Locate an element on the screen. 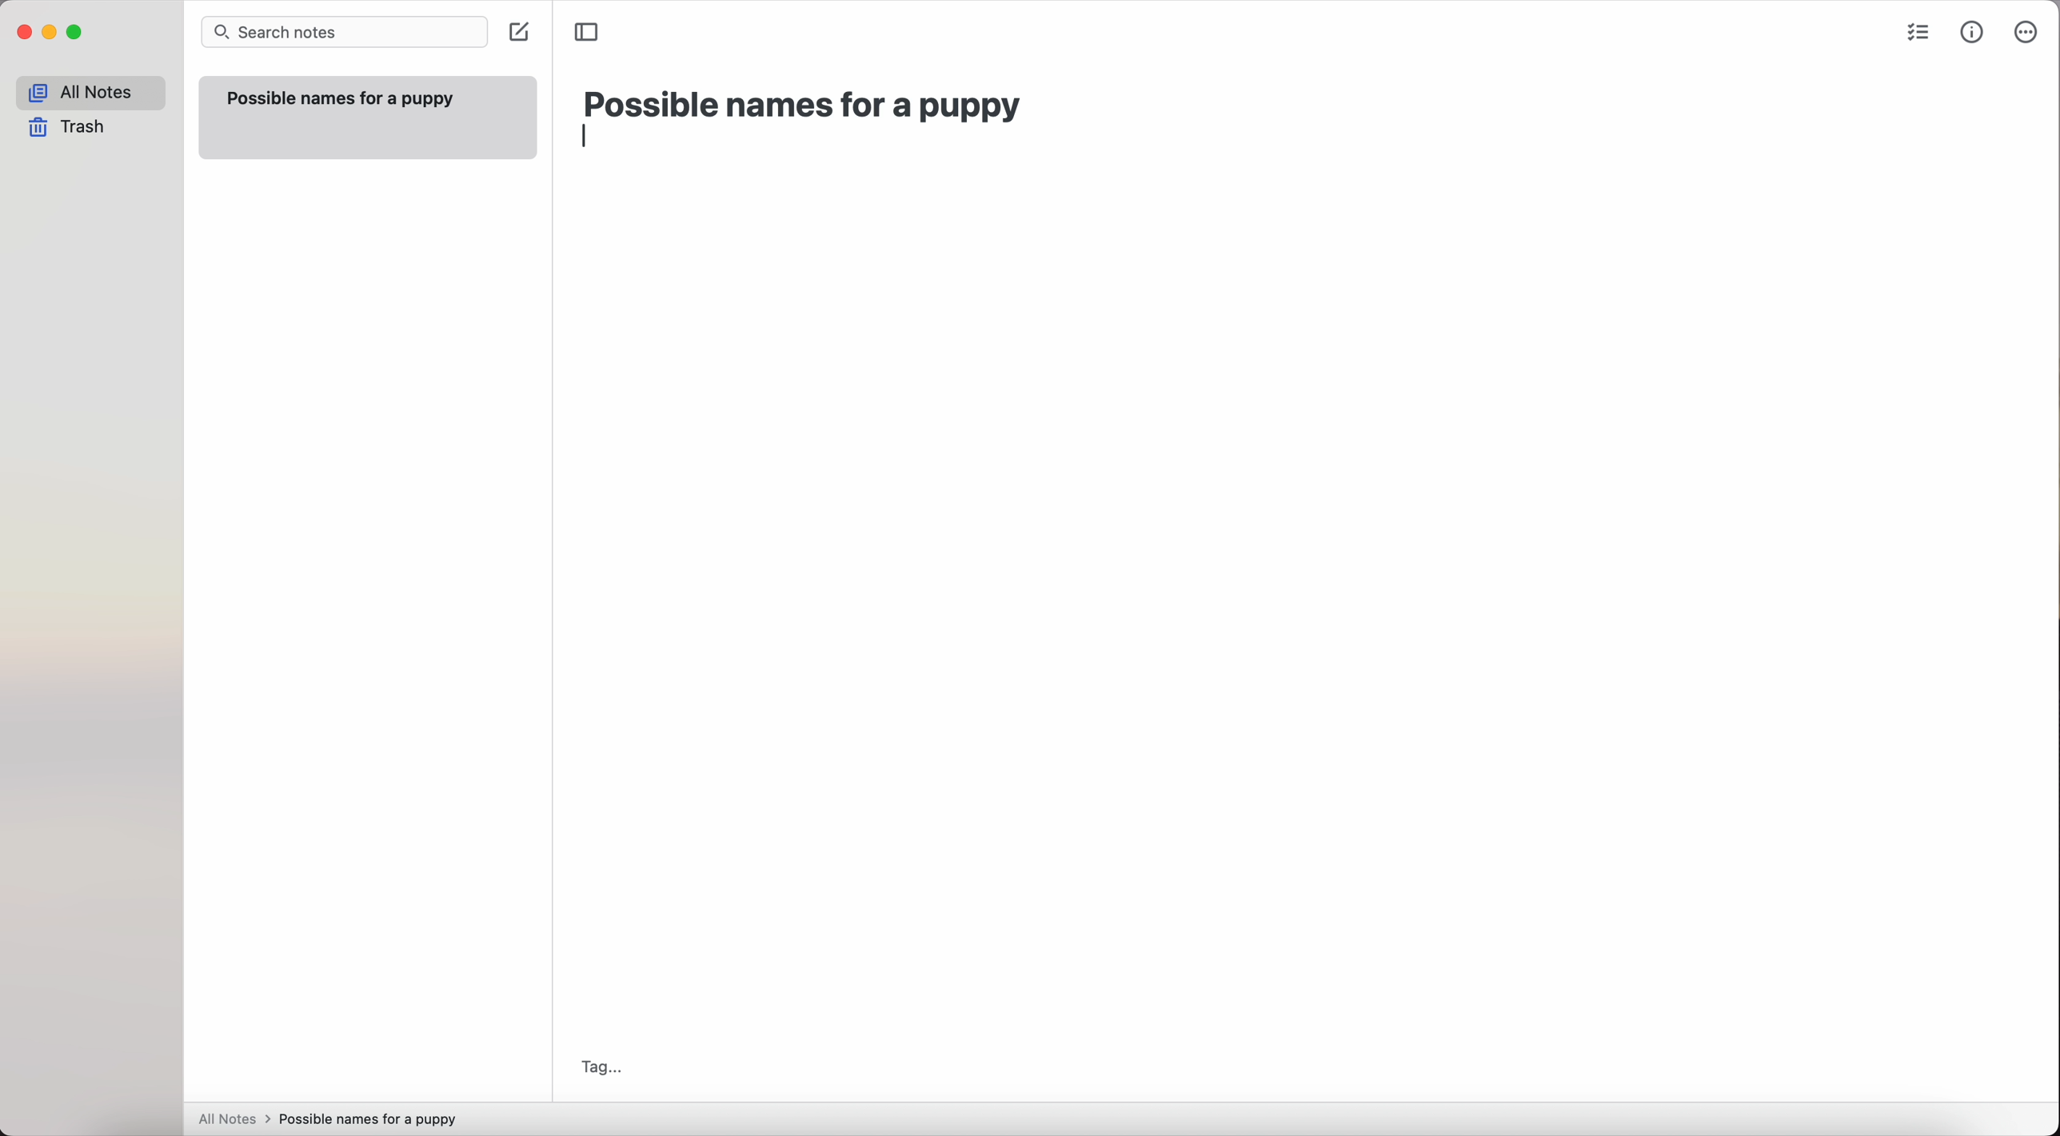 This screenshot has width=2060, height=1136. metrics is located at coordinates (1974, 32).